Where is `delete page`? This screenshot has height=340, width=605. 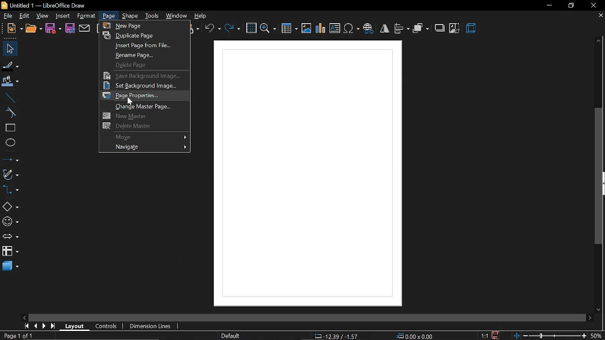 delete page is located at coordinates (143, 65).